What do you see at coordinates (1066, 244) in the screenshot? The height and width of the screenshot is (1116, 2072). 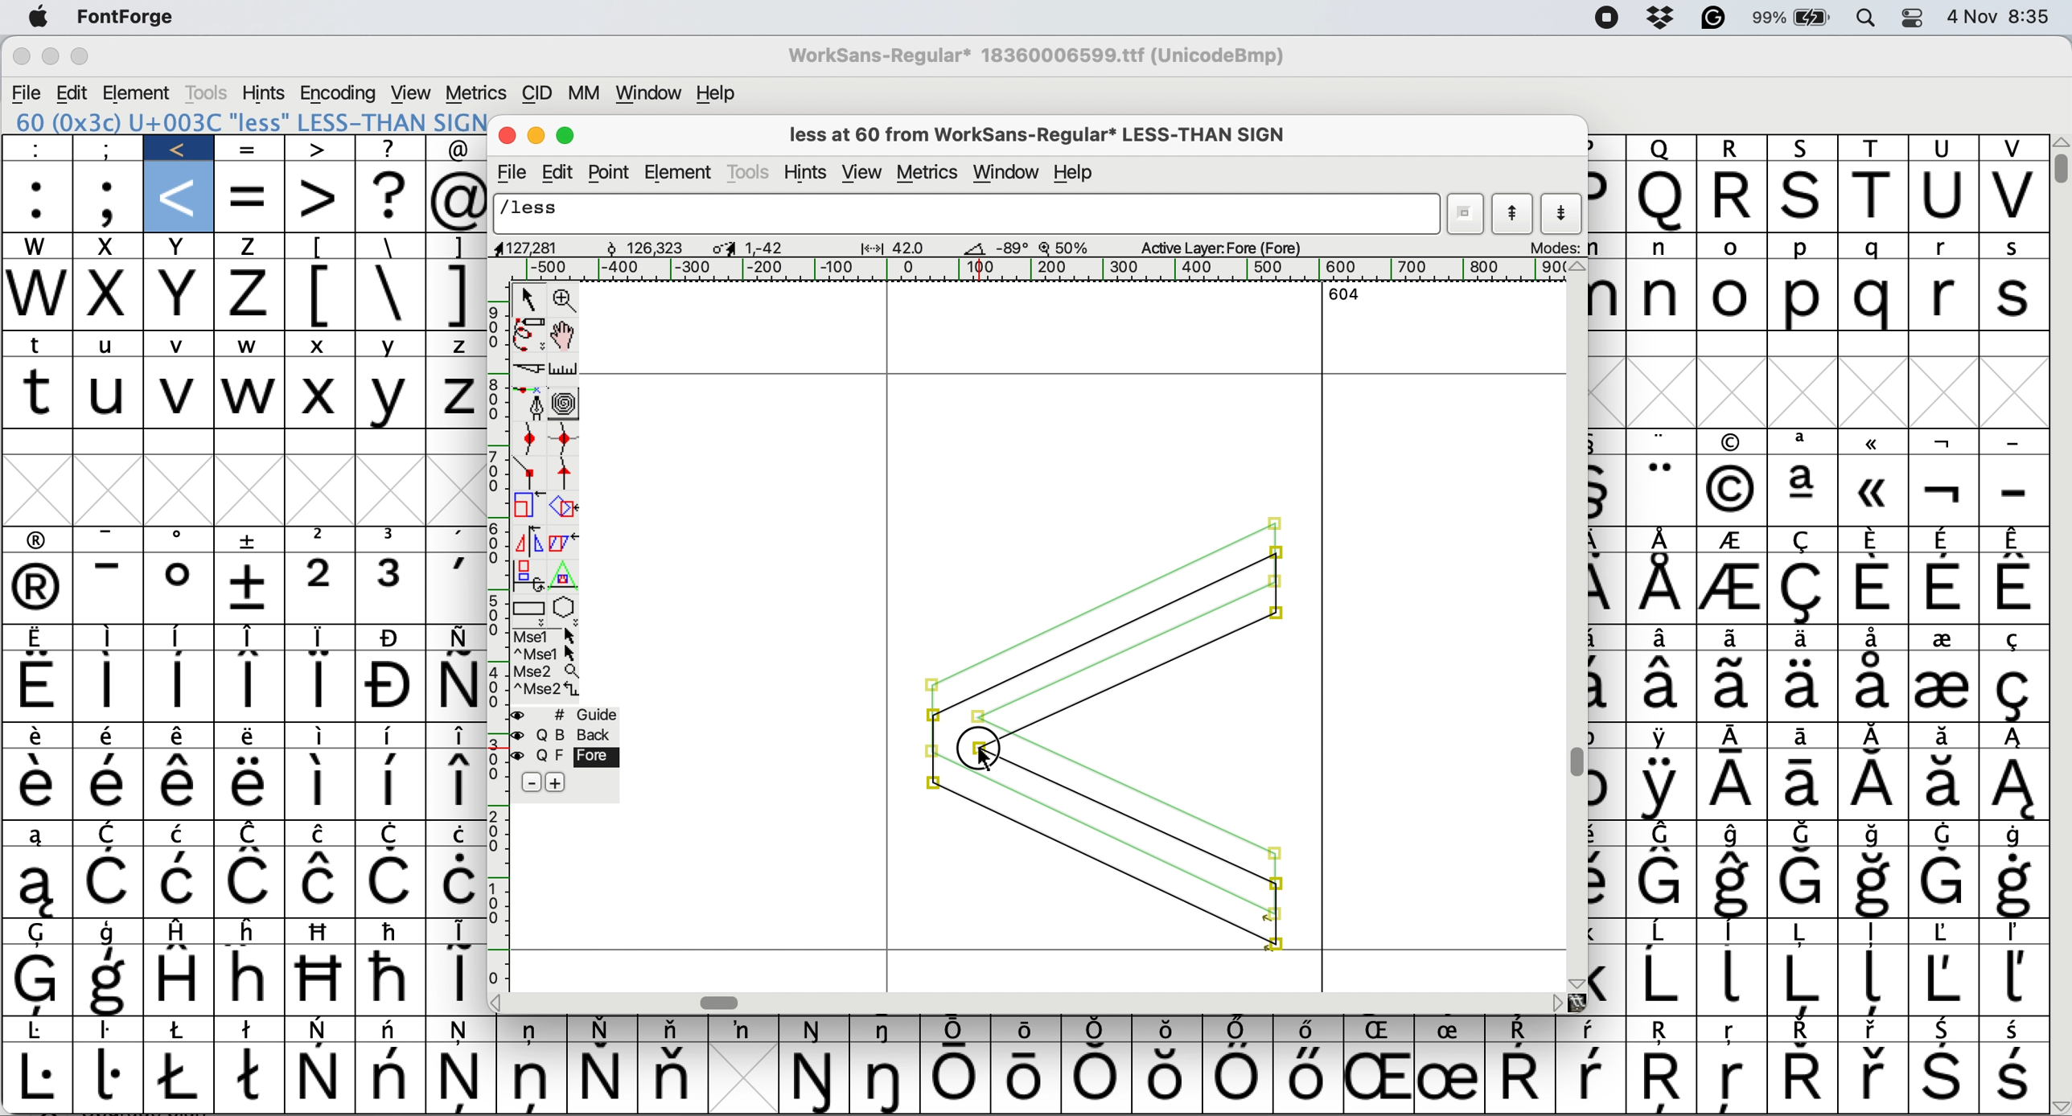 I see `zoom scale` at bounding box center [1066, 244].